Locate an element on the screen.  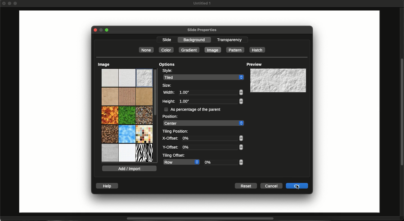
Close is located at coordinates (4, 3).